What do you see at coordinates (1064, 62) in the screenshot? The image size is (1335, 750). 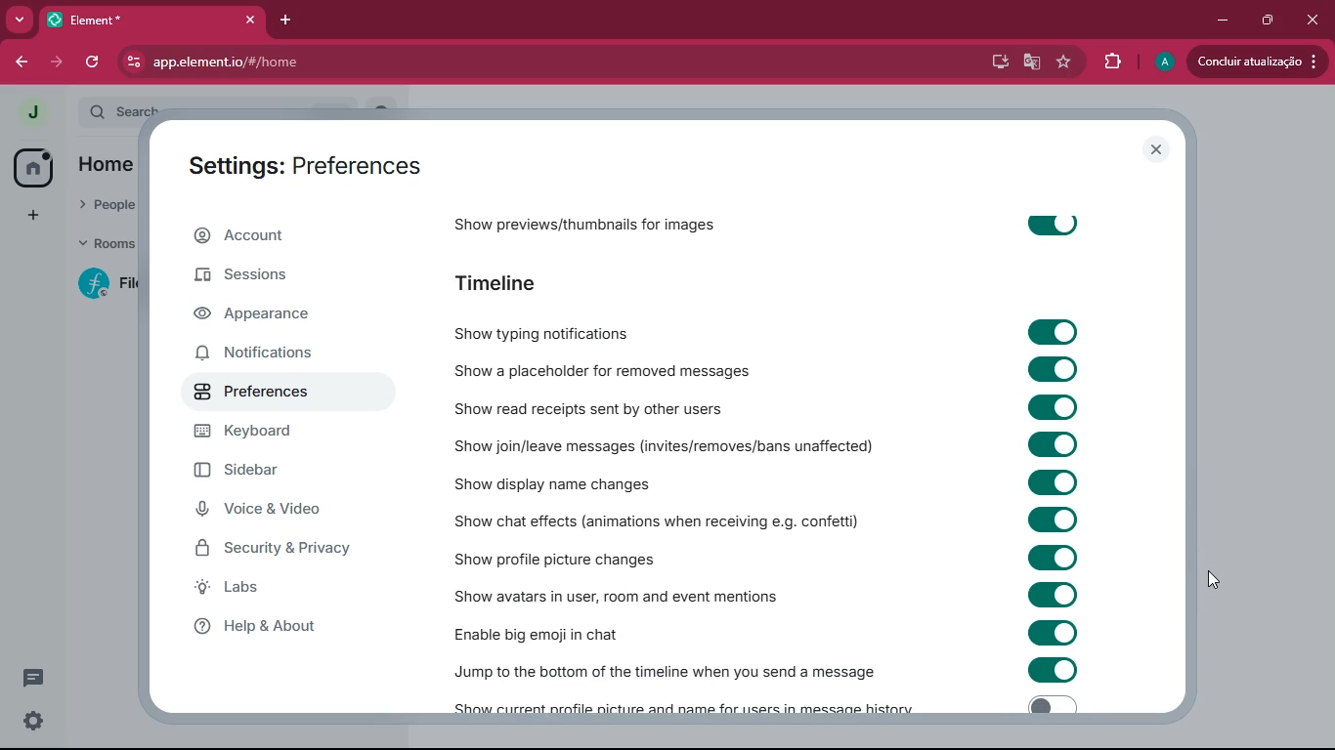 I see `favourite` at bounding box center [1064, 62].